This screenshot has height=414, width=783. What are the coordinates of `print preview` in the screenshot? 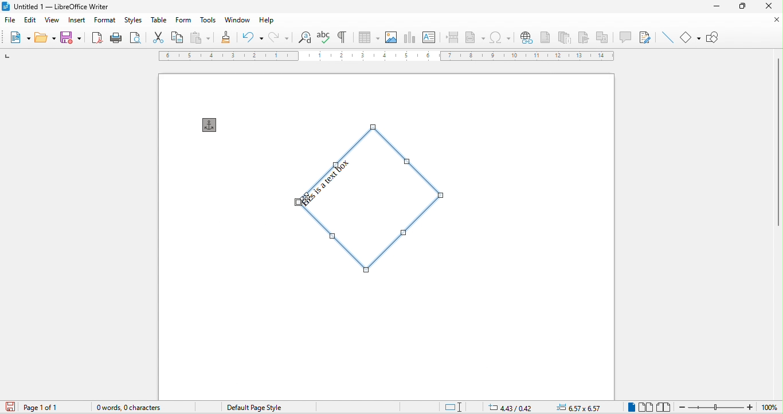 It's located at (135, 38).